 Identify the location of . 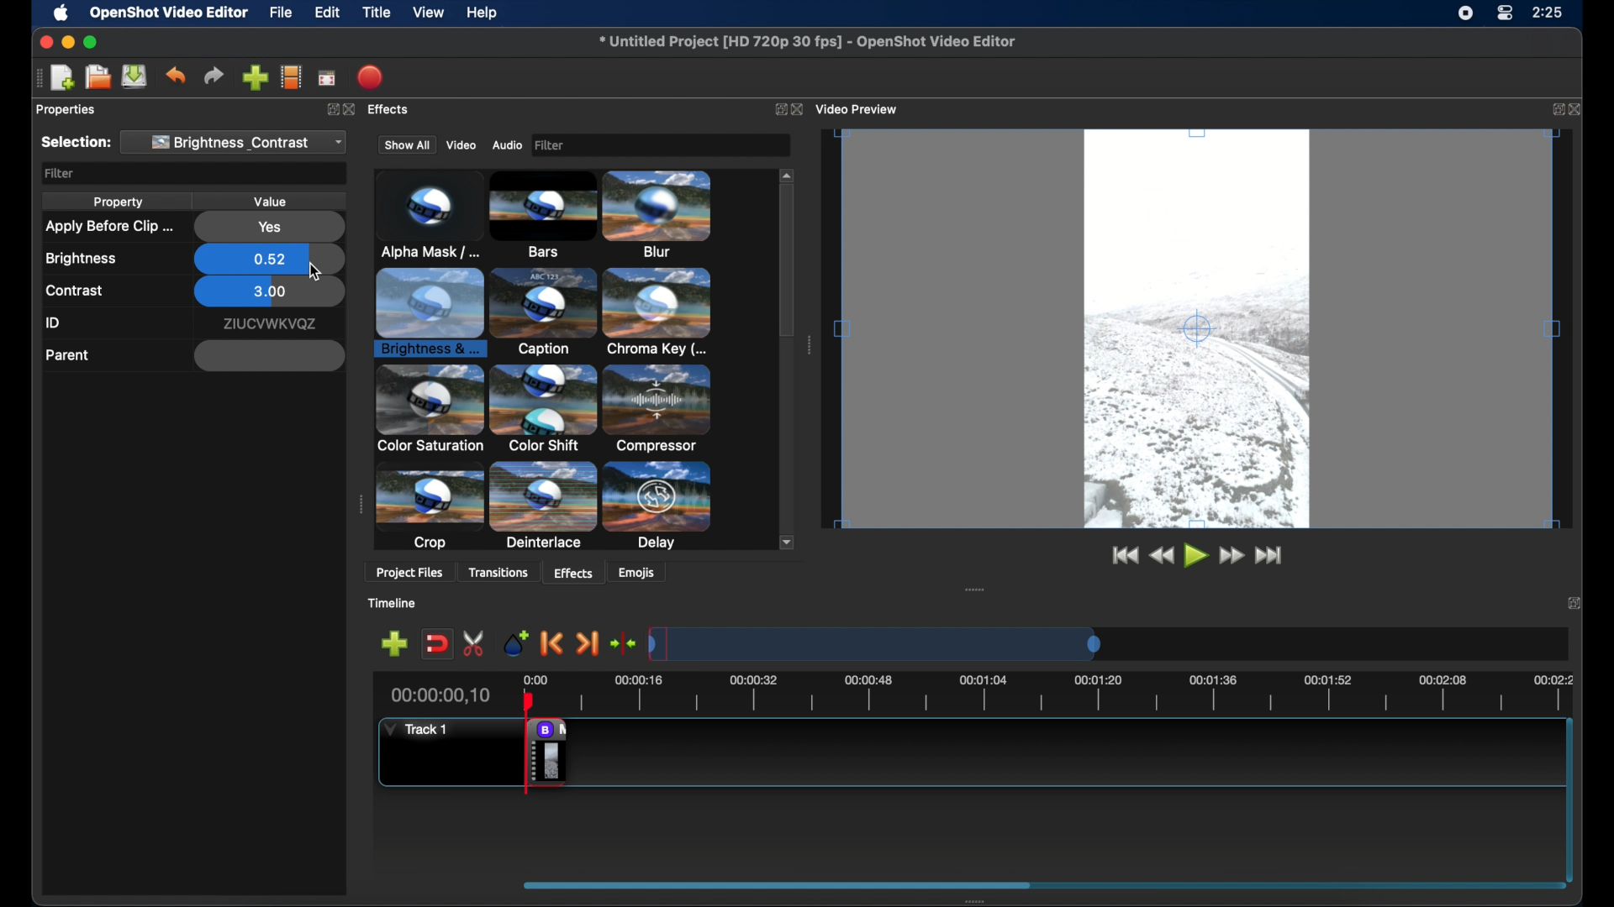
(352, 107).